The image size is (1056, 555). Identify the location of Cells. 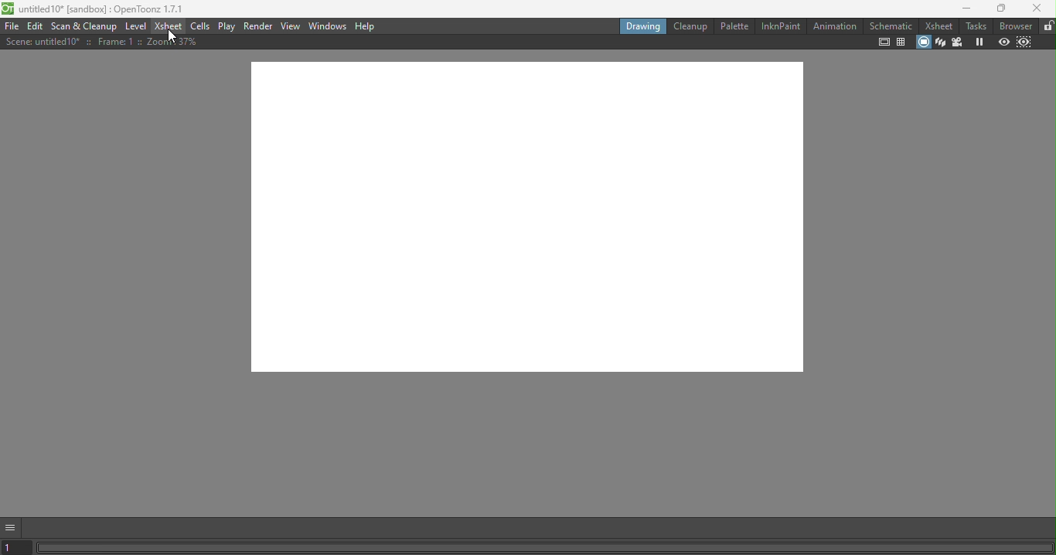
(201, 26).